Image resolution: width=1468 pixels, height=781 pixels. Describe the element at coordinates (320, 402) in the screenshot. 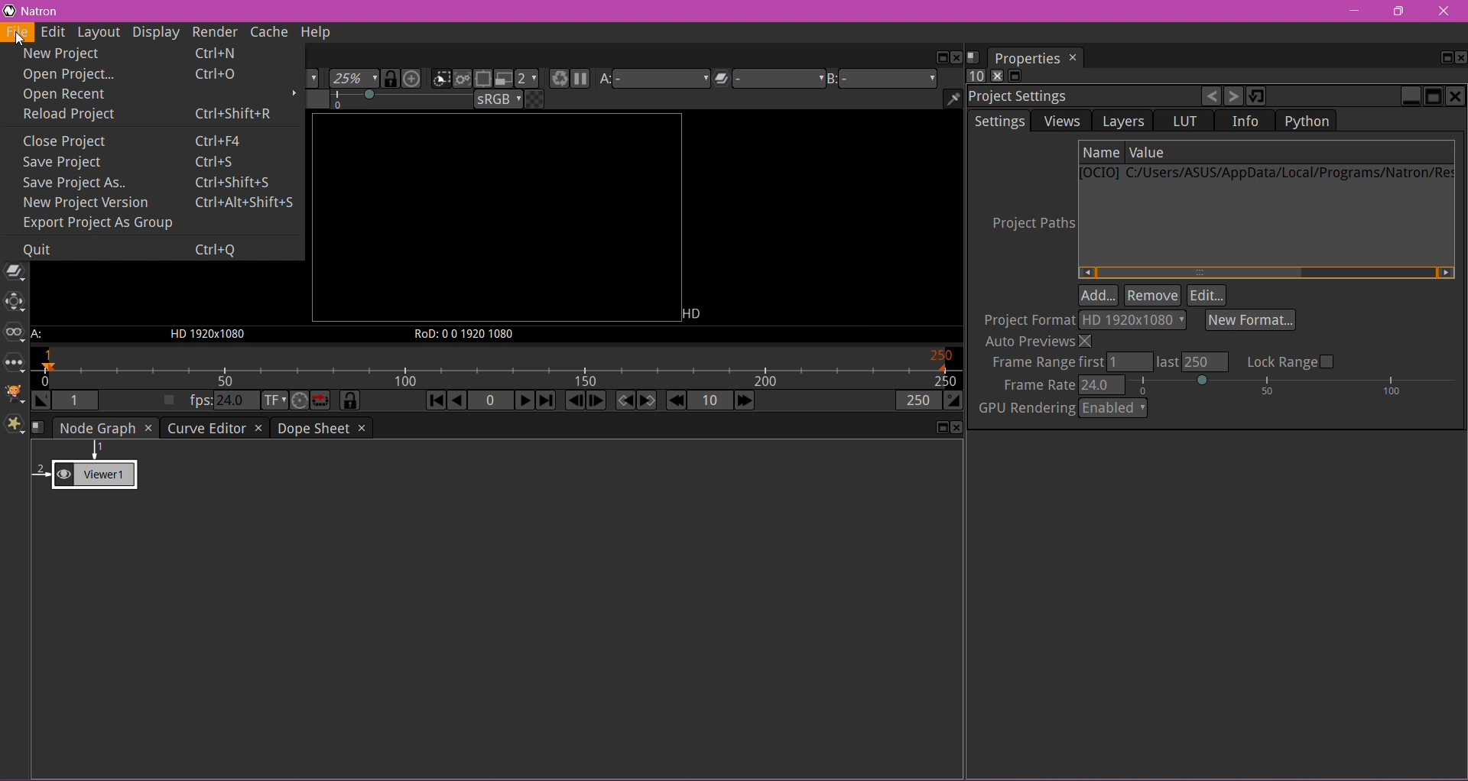

I see `Behavior to adopt when the playback hit the end og the range` at that location.